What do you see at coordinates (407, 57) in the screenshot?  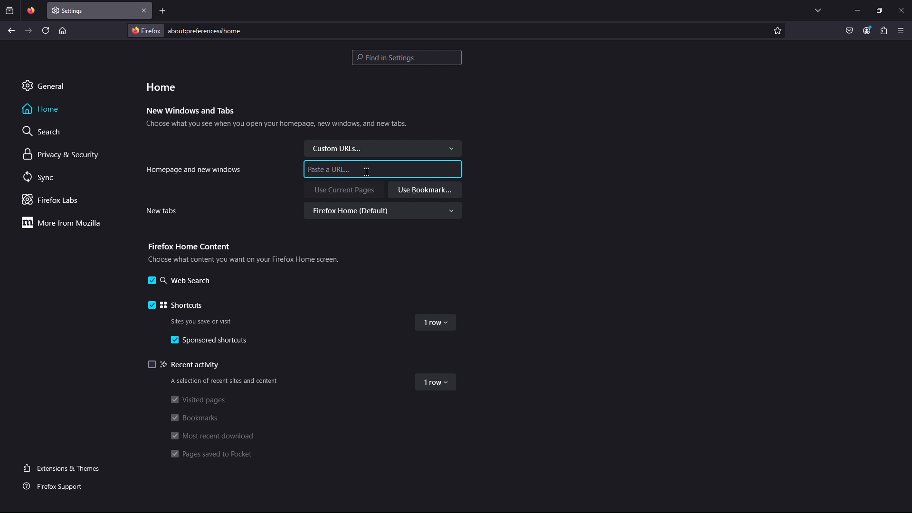 I see `Search bar` at bounding box center [407, 57].